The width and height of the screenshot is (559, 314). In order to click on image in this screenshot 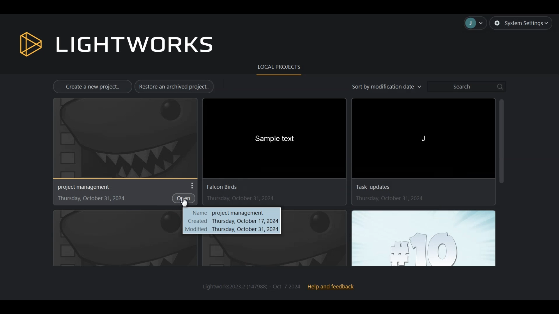, I will do `click(118, 238)`.